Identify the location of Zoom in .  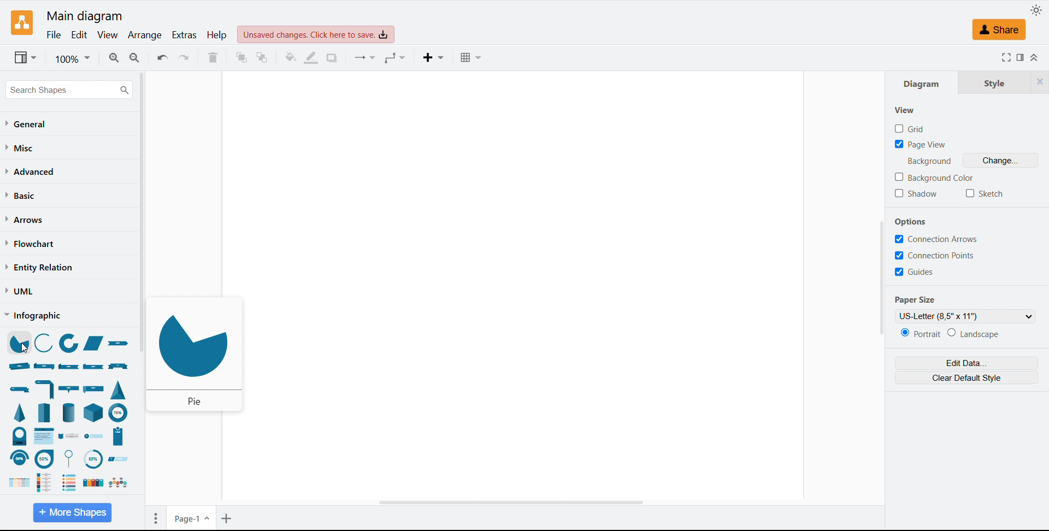
(114, 57).